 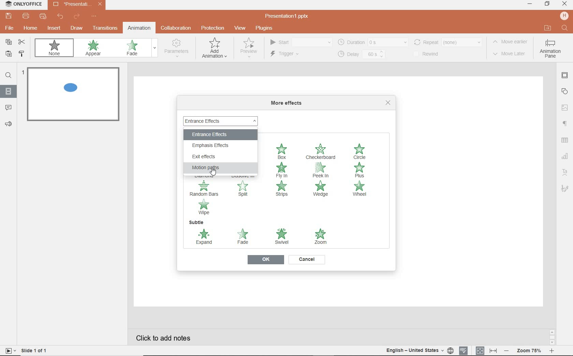 I want to click on EMPHASIS, so click(x=216, y=145).